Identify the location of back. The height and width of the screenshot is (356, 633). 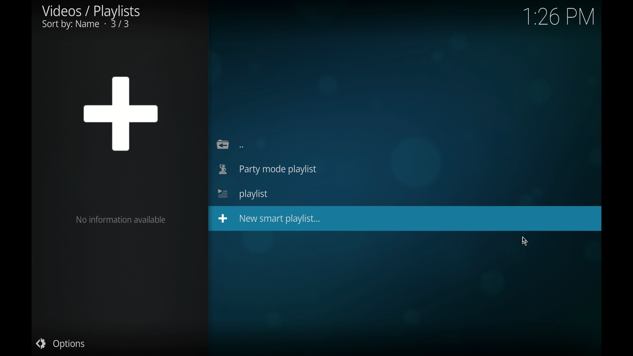
(230, 144).